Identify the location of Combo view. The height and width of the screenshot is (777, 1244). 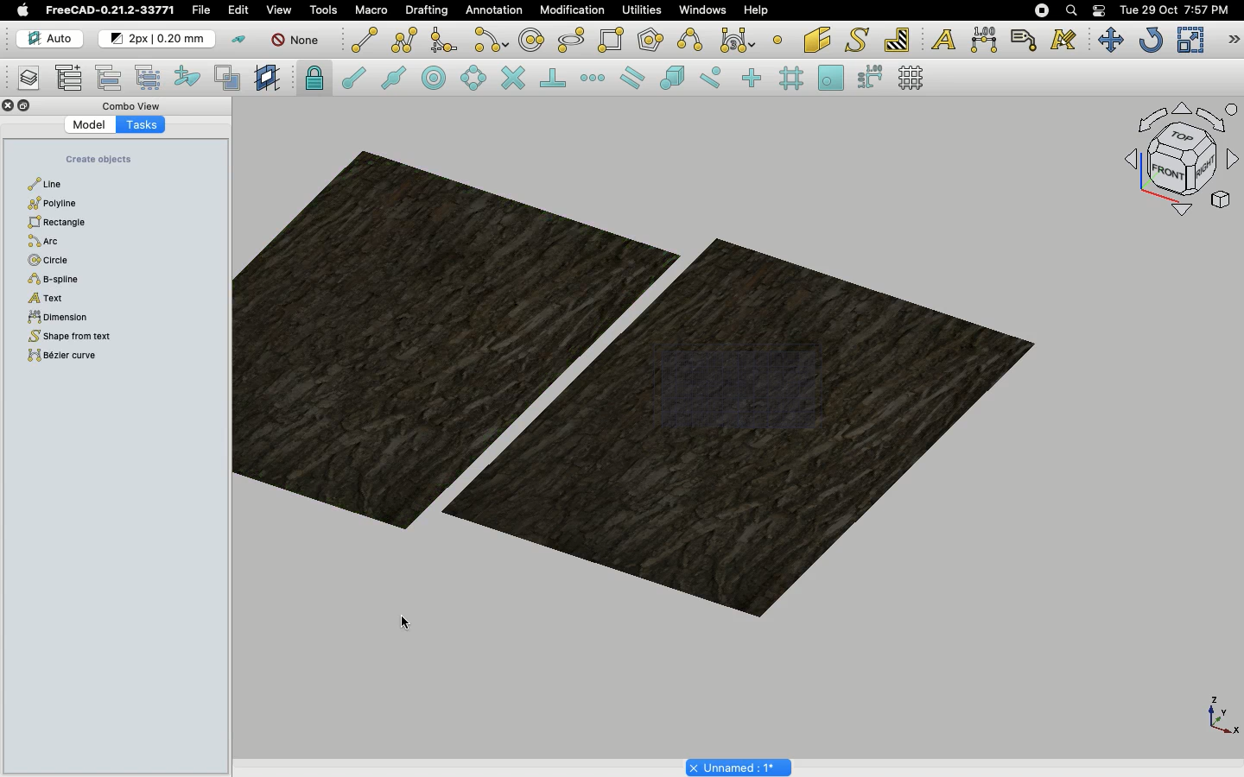
(133, 105).